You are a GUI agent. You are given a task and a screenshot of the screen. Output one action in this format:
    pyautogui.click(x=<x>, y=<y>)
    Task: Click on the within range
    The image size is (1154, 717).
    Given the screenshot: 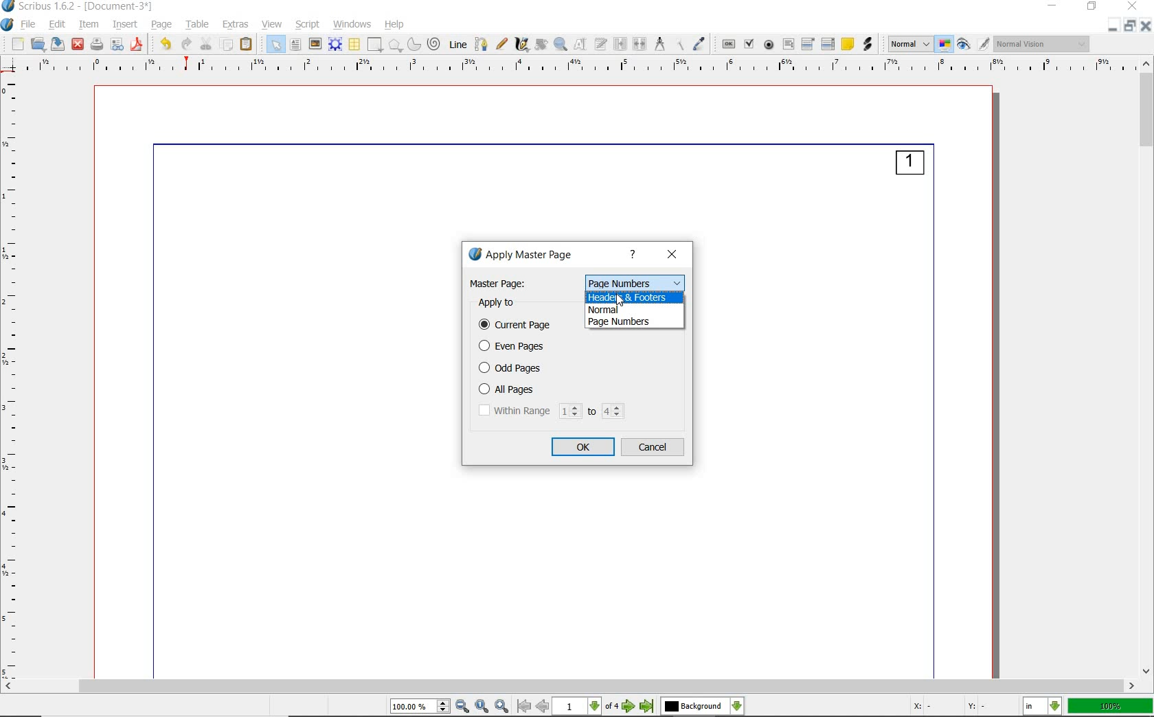 What is the action you would take?
    pyautogui.click(x=552, y=411)
    